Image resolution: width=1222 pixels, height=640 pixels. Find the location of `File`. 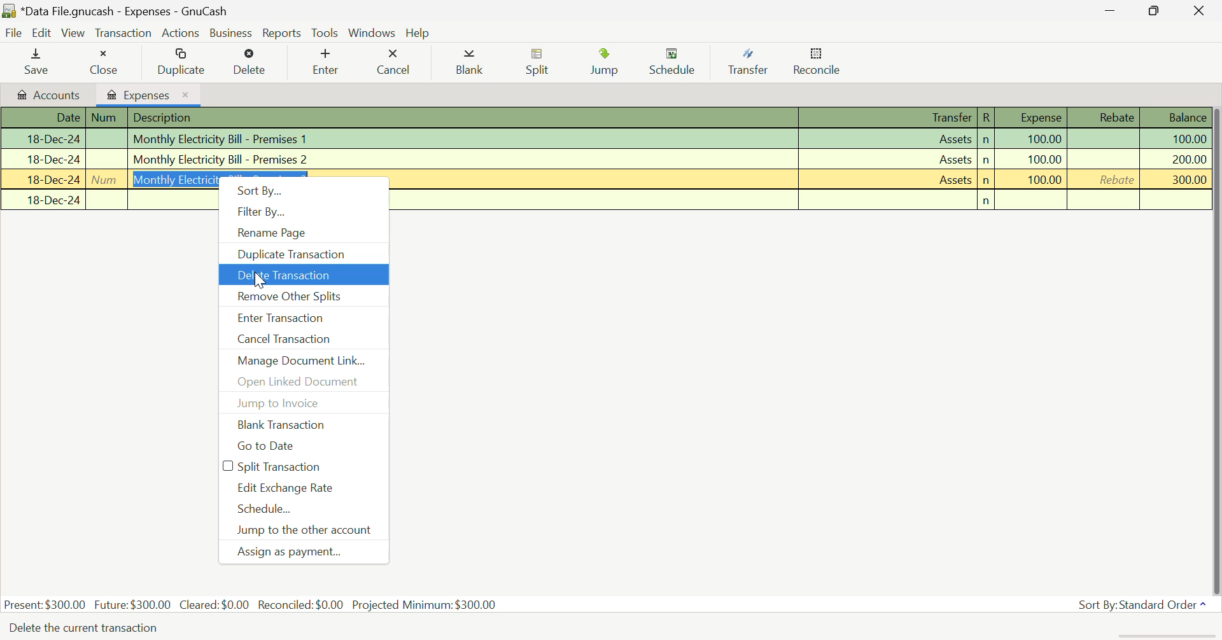

File is located at coordinates (14, 34).